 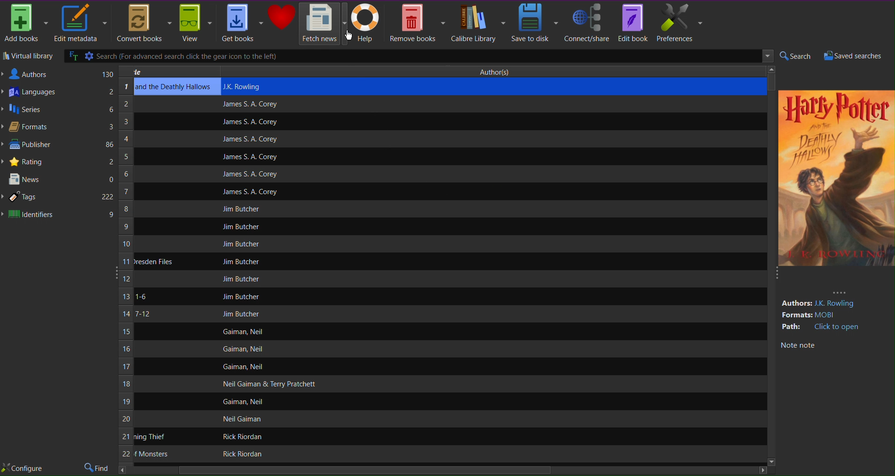 What do you see at coordinates (126, 272) in the screenshot?
I see `Entery number` at bounding box center [126, 272].